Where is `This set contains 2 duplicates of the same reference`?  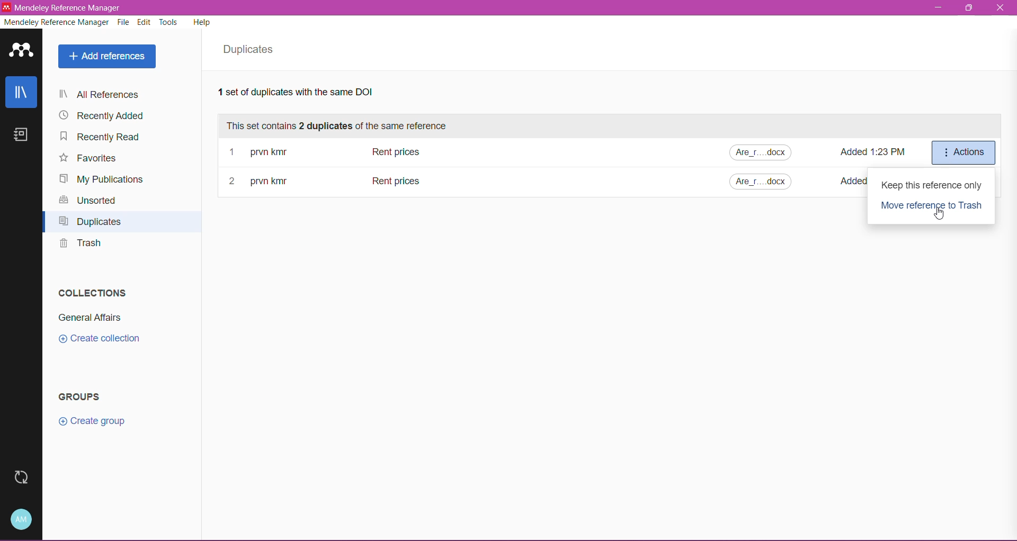
This set contains 2 duplicates of the same reference is located at coordinates (342, 126).